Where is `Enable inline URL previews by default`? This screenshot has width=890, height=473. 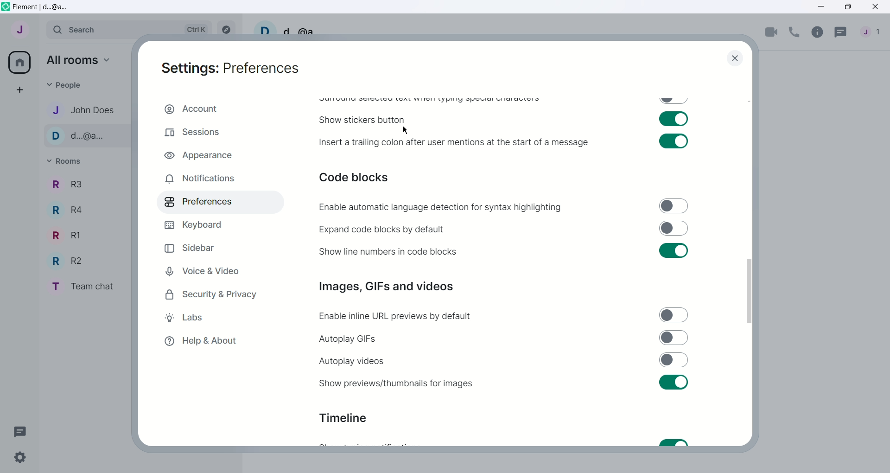
Enable inline URL previews by default is located at coordinates (396, 316).